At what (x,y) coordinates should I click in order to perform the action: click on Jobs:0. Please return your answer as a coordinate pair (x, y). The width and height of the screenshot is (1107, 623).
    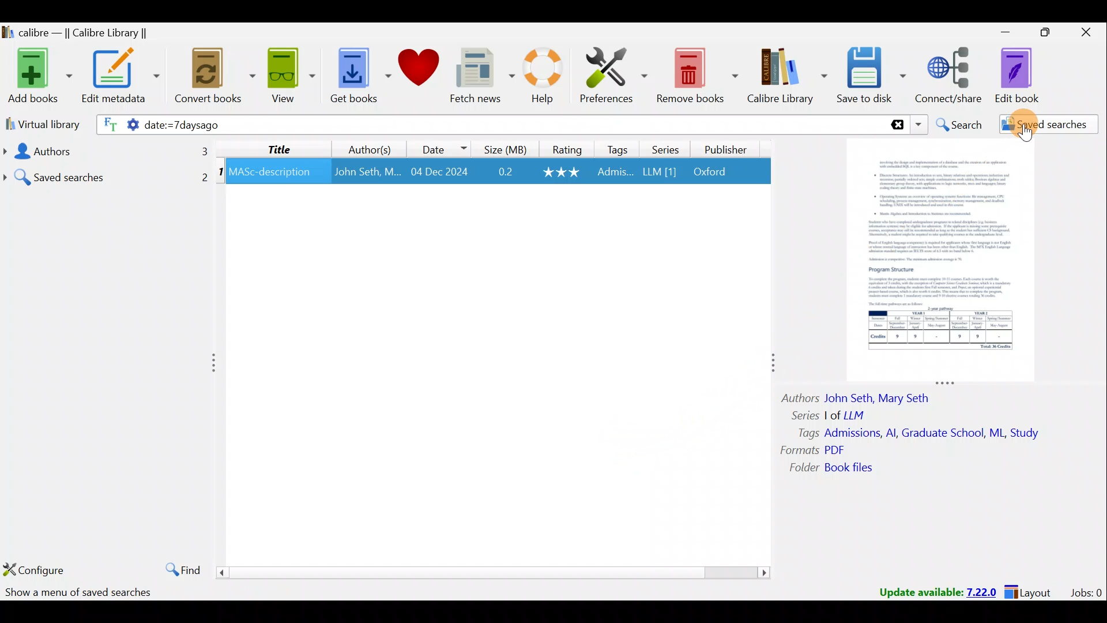
    Looking at the image, I should click on (1086, 592).